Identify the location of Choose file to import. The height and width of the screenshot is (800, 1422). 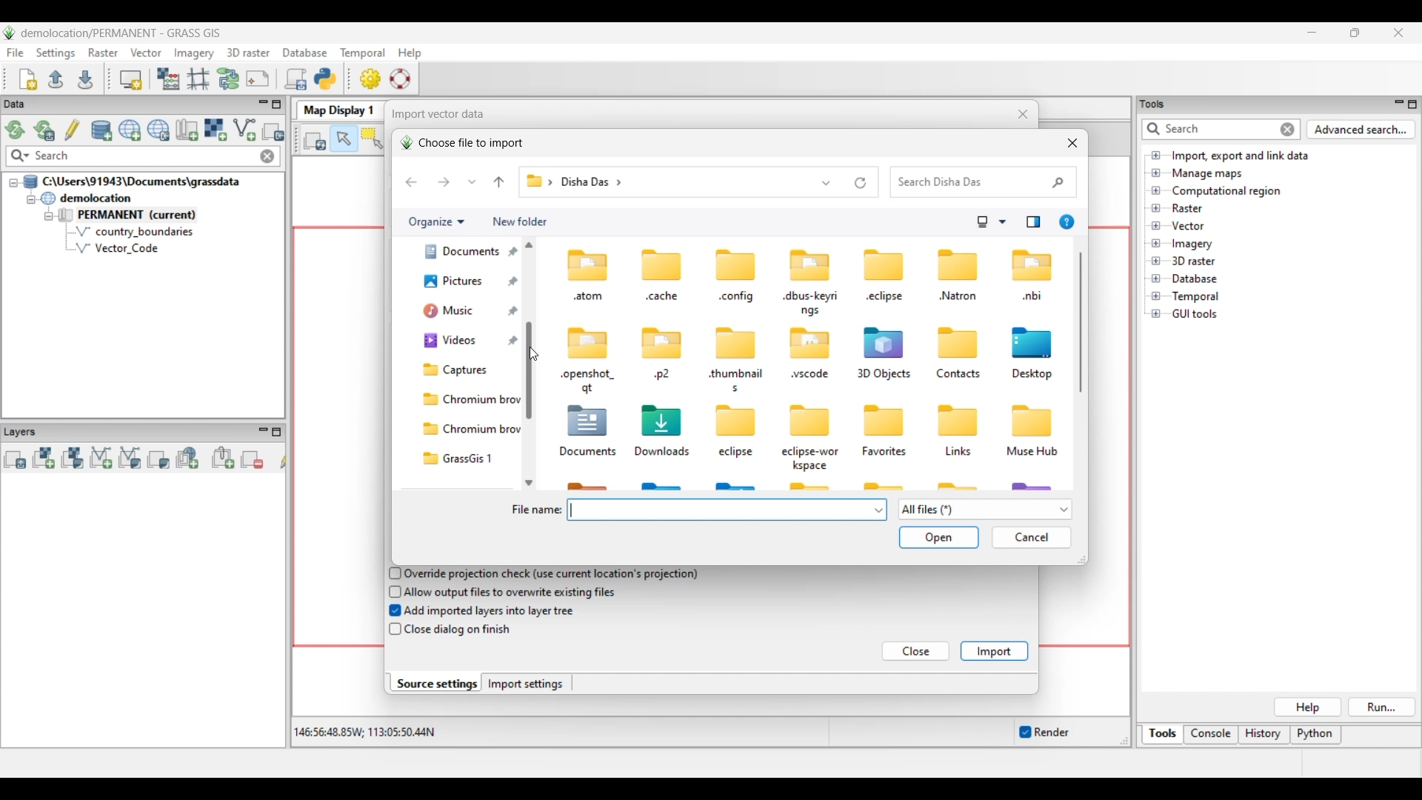
(461, 143).